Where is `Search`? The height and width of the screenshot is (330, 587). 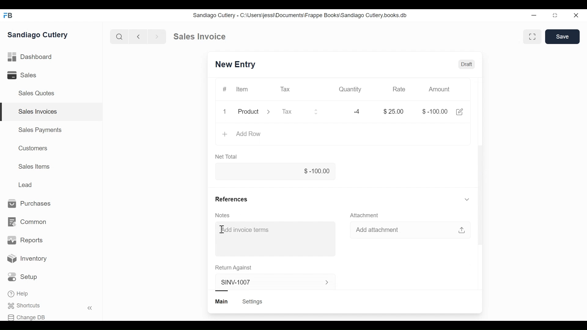
Search is located at coordinates (119, 36).